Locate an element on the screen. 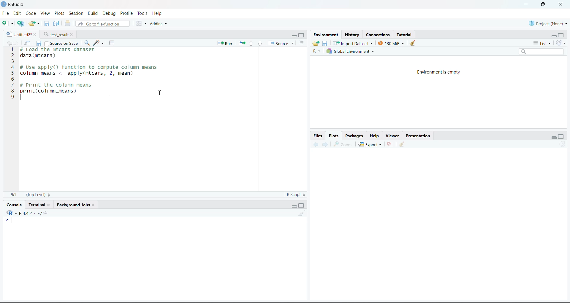 The height and width of the screenshot is (303, 570). Code Tools is located at coordinates (98, 42).